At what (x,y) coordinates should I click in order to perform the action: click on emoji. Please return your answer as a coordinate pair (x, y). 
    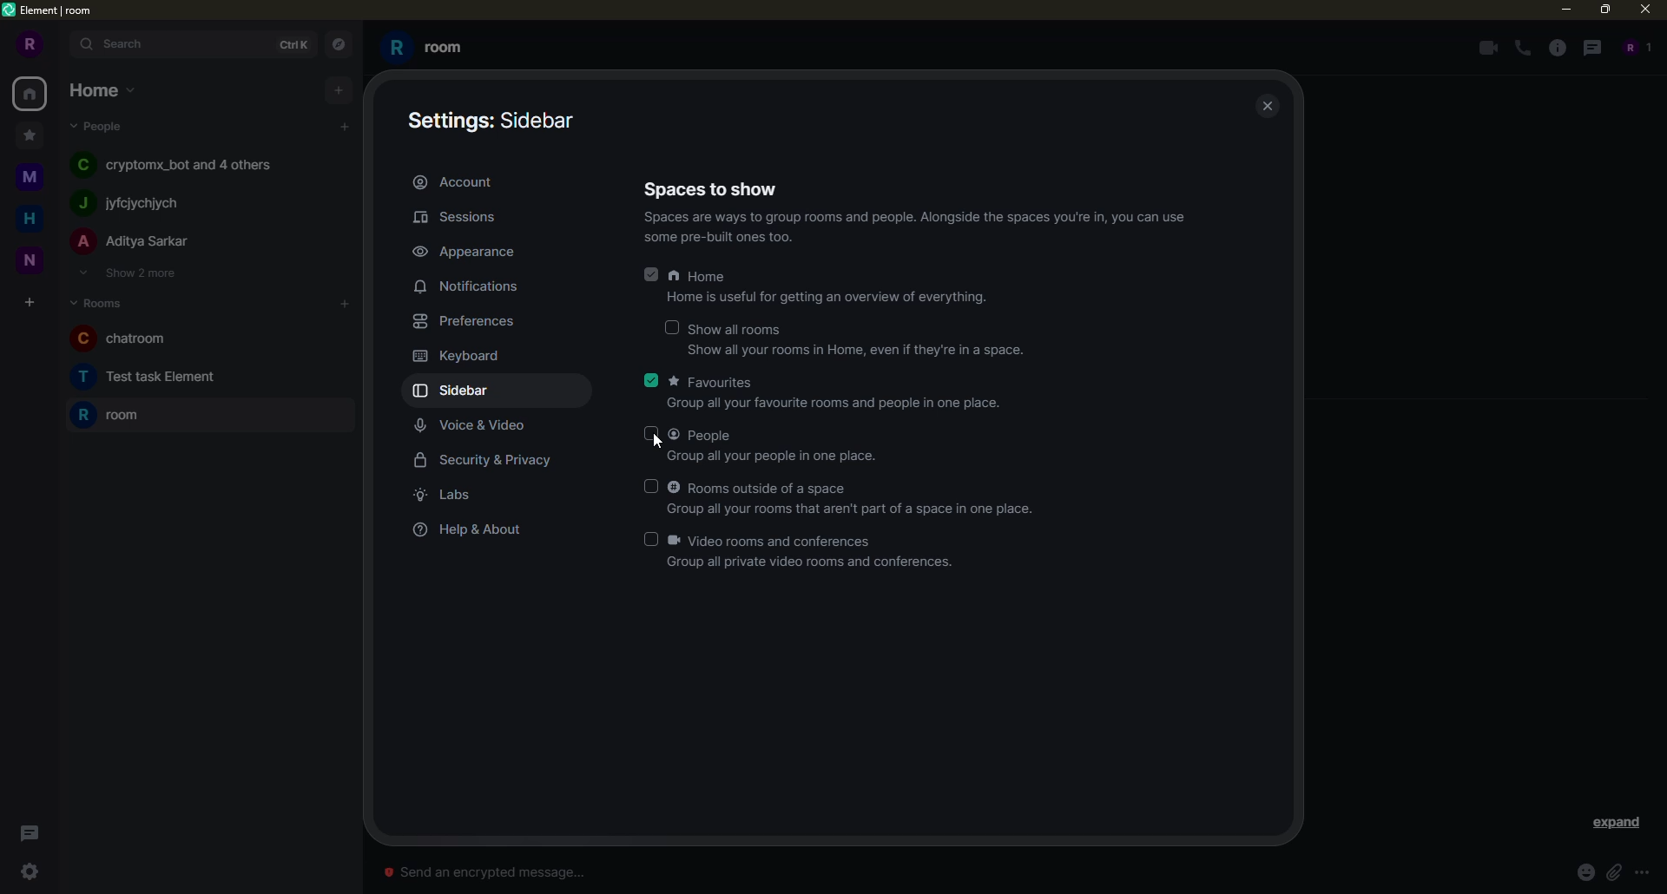
    Looking at the image, I should click on (1582, 871).